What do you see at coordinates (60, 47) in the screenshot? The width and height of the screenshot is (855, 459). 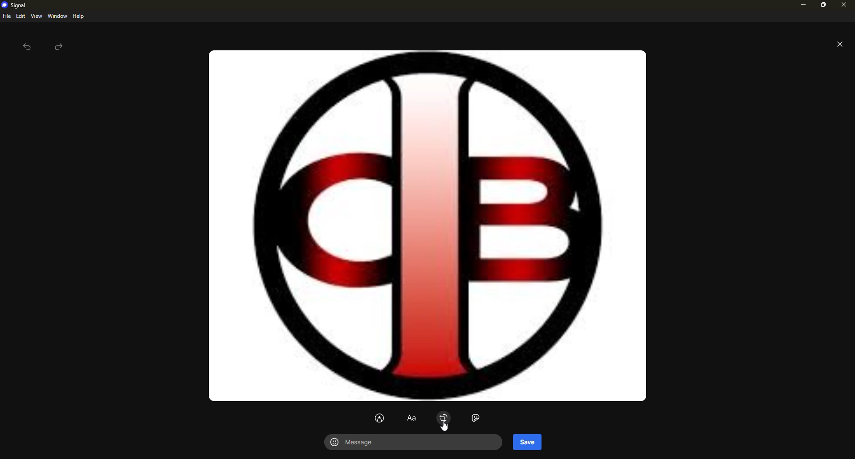 I see `forward` at bounding box center [60, 47].